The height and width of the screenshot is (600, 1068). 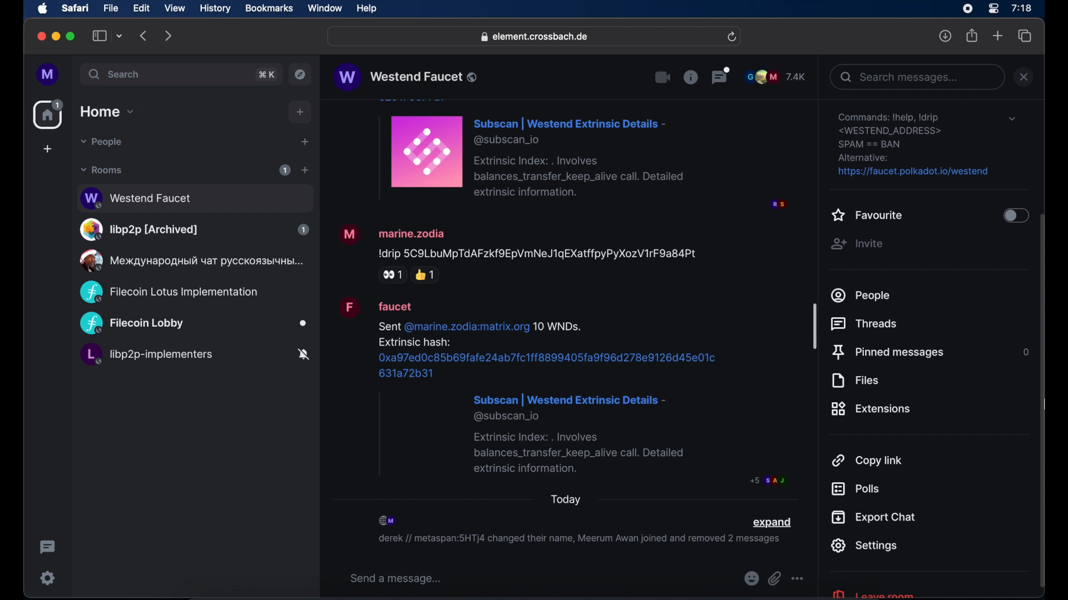 What do you see at coordinates (300, 112) in the screenshot?
I see `add` at bounding box center [300, 112].